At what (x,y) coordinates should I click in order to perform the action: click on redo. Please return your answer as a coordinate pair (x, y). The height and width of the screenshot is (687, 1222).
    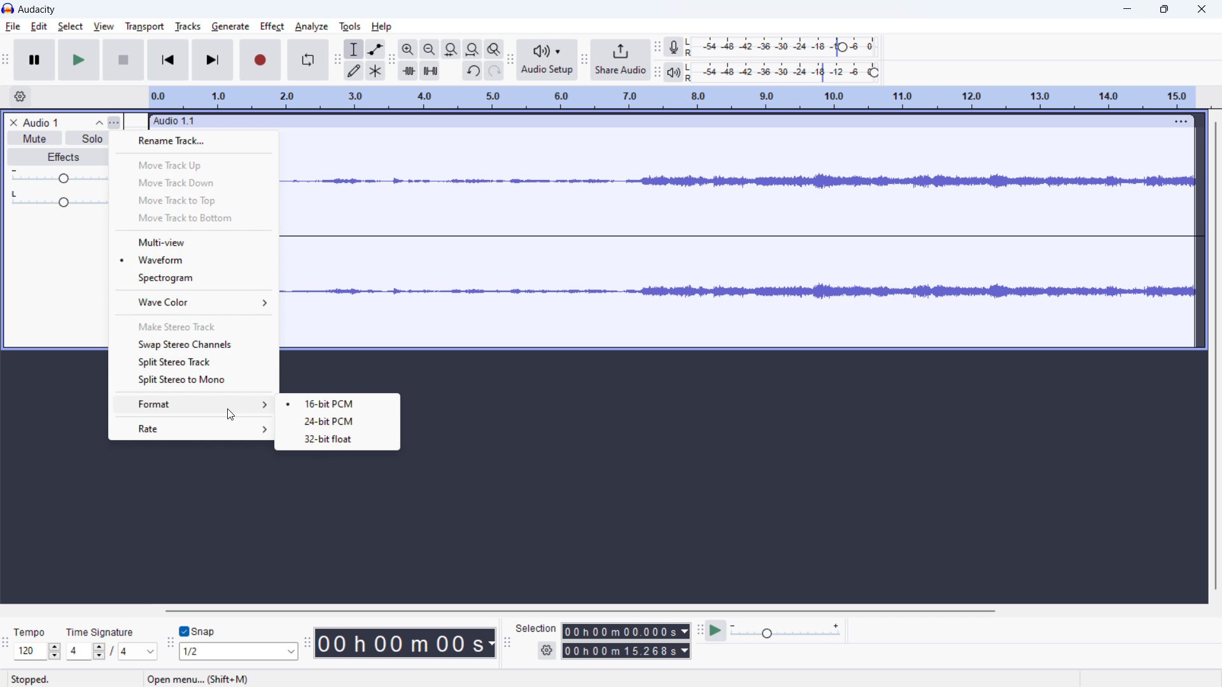
    Looking at the image, I should click on (495, 71).